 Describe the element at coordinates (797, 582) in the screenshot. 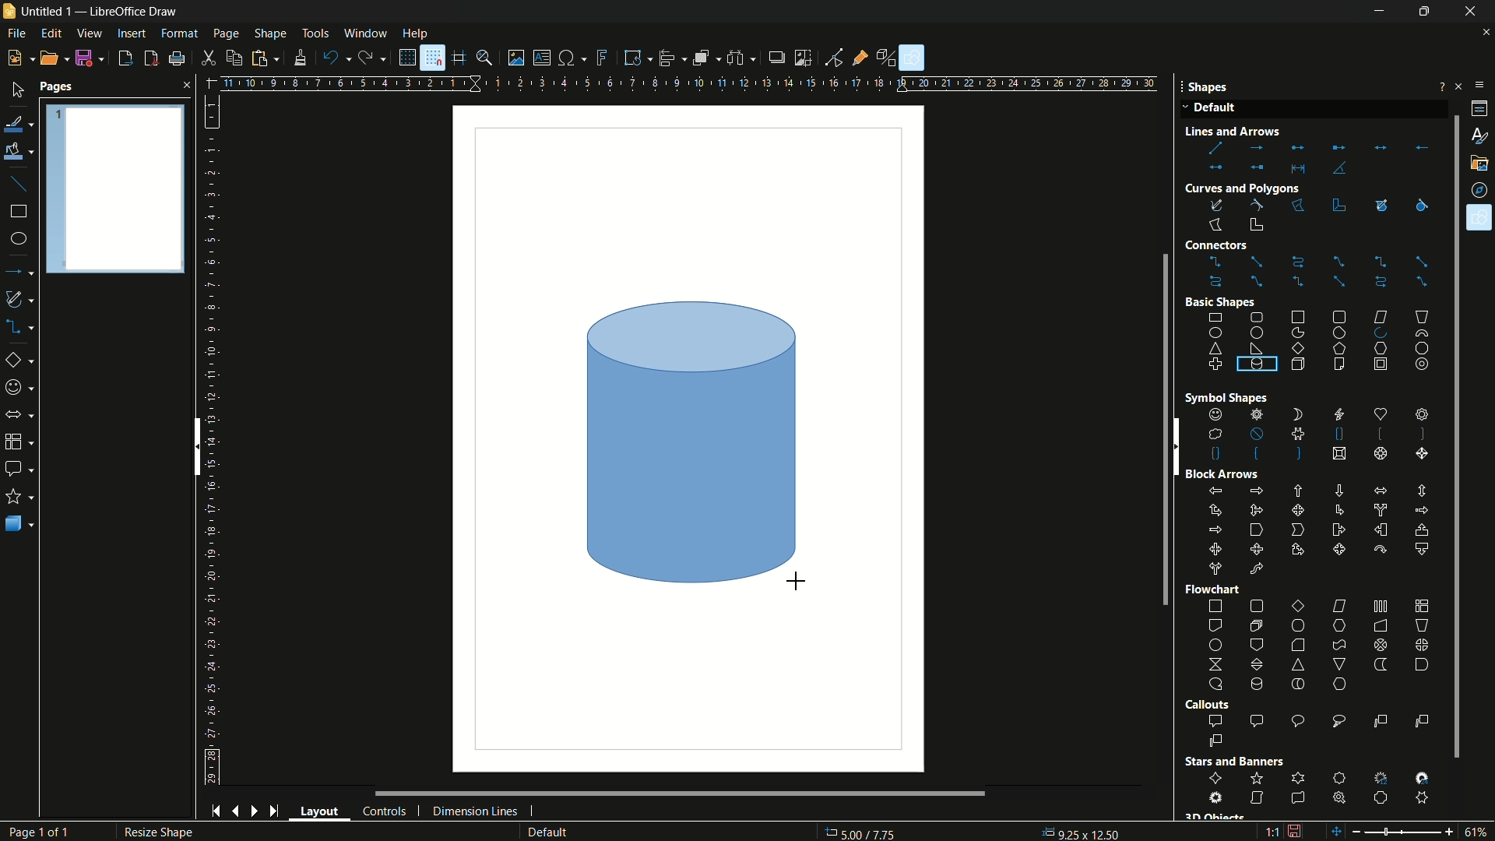

I see `cursor` at that location.